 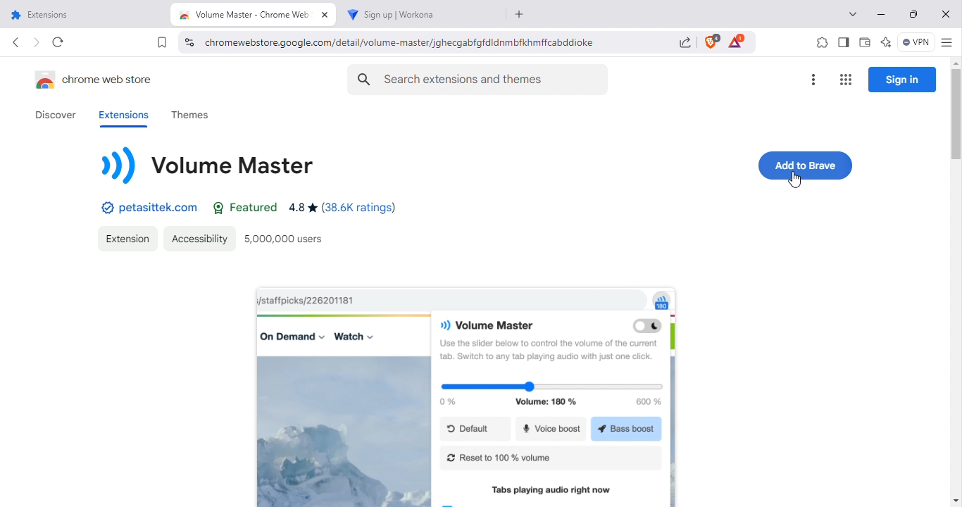 What do you see at coordinates (806, 164) in the screenshot?
I see `Add to Brave` at bounding box center [806, 164].